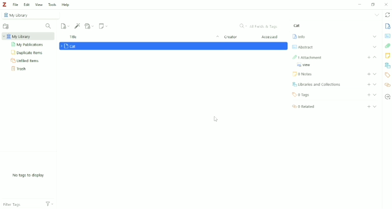 This screenshot has width=392, height=209. What do you see at coordinates (388, 46) in the screenshot?
I see `Attachments` at bounding box center [388, 46].